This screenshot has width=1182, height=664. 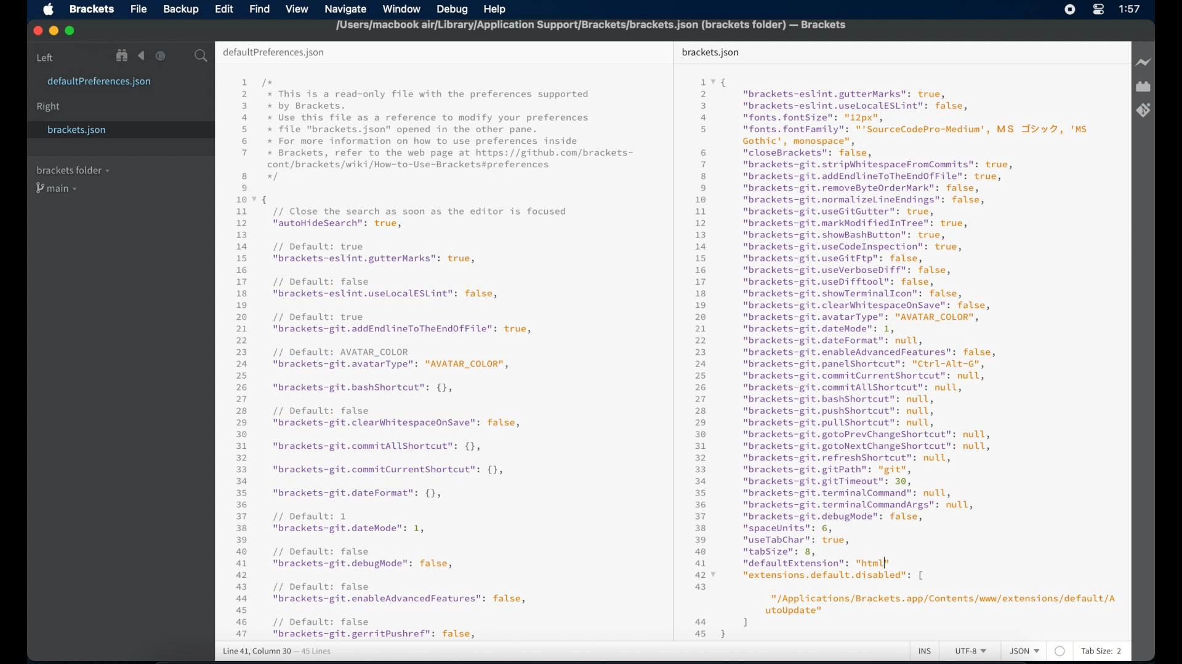 What do you see at coordinates (58, 189) in the screenshot?
I see `main` at bounding box center [58, 189].